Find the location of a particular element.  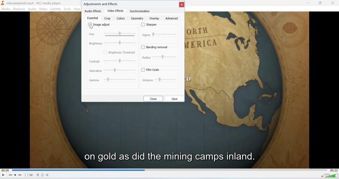

Video is located at coordinates (44, 9).